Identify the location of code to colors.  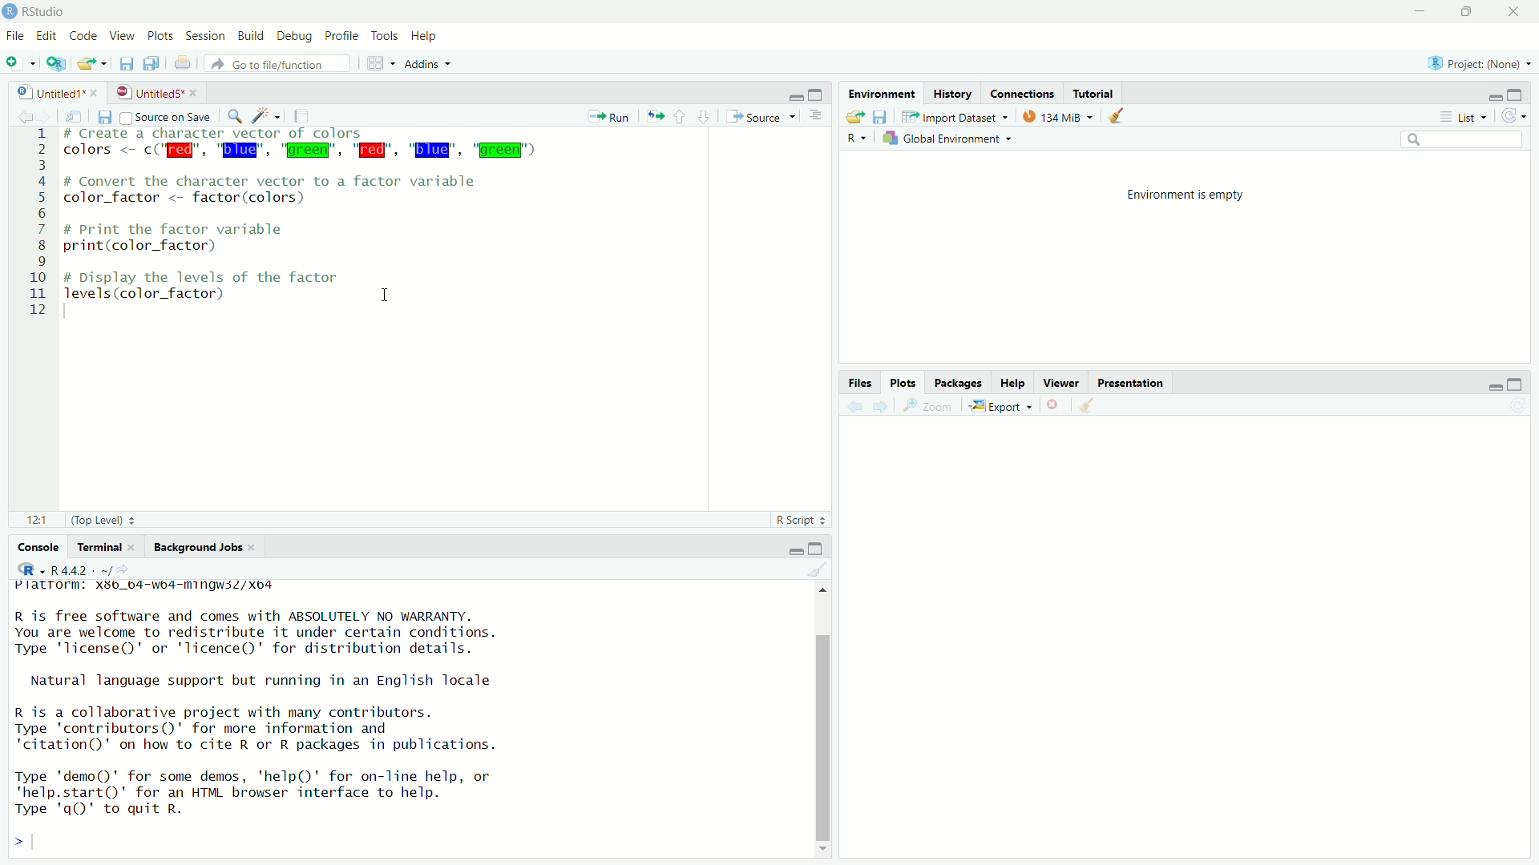
(308, 151).